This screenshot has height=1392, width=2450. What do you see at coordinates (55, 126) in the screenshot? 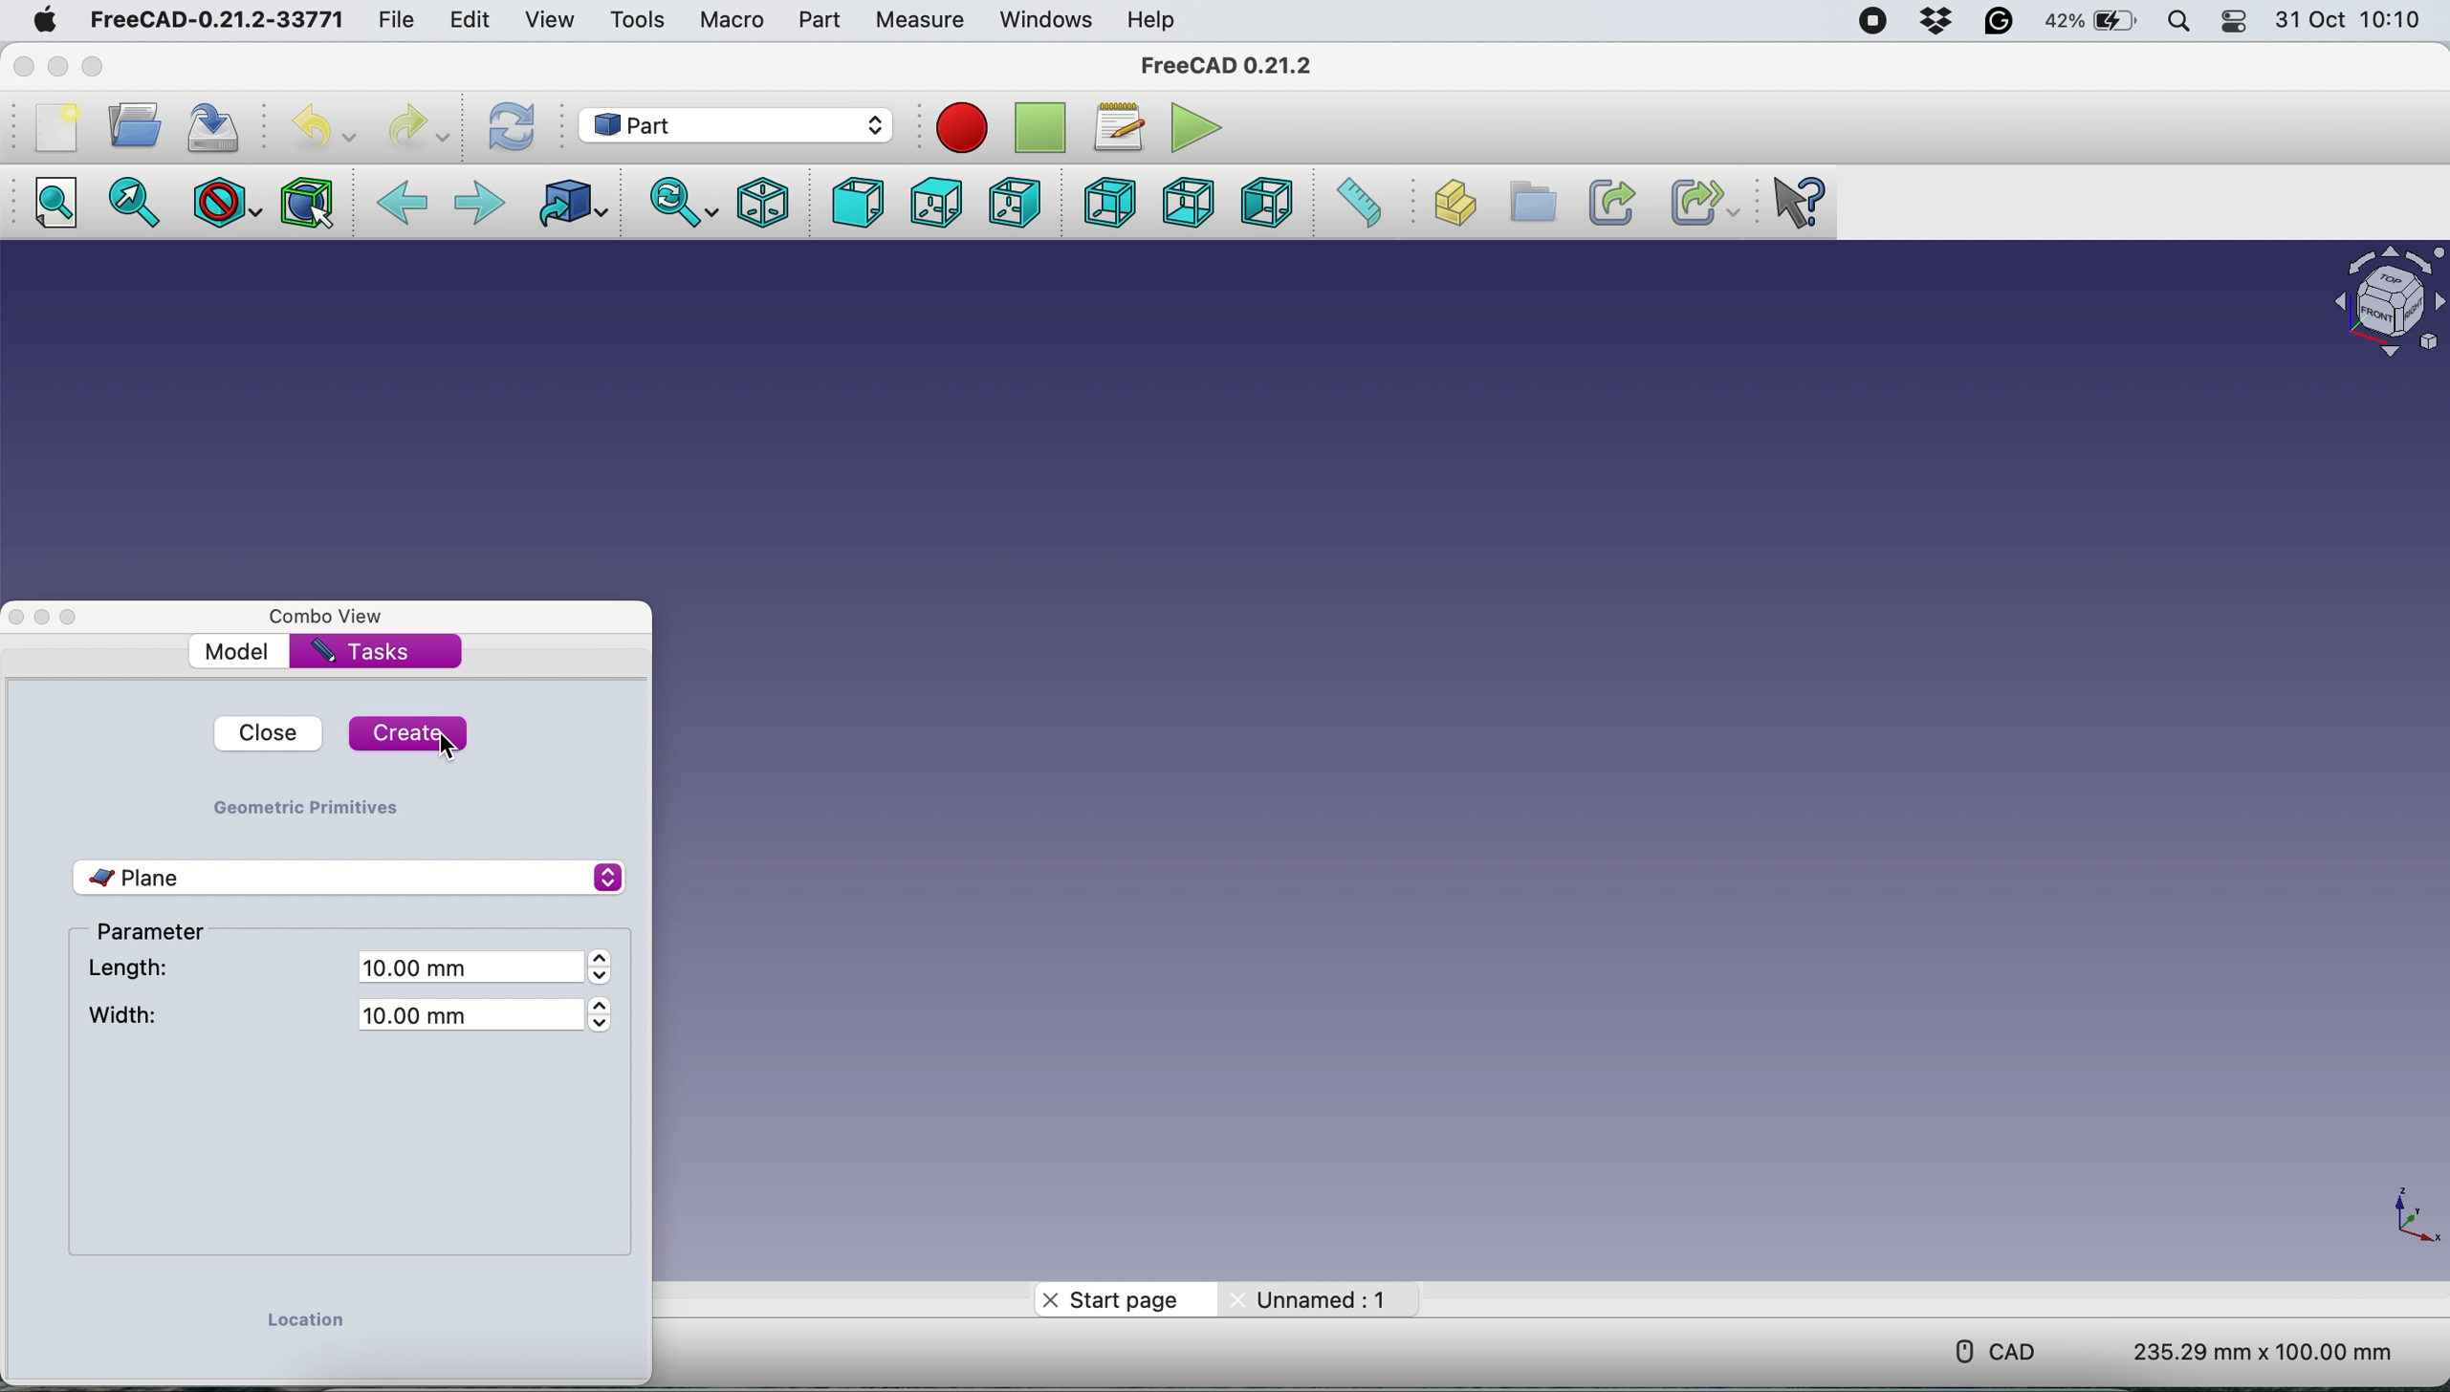
I see `New` at bounding box center [55, 126].